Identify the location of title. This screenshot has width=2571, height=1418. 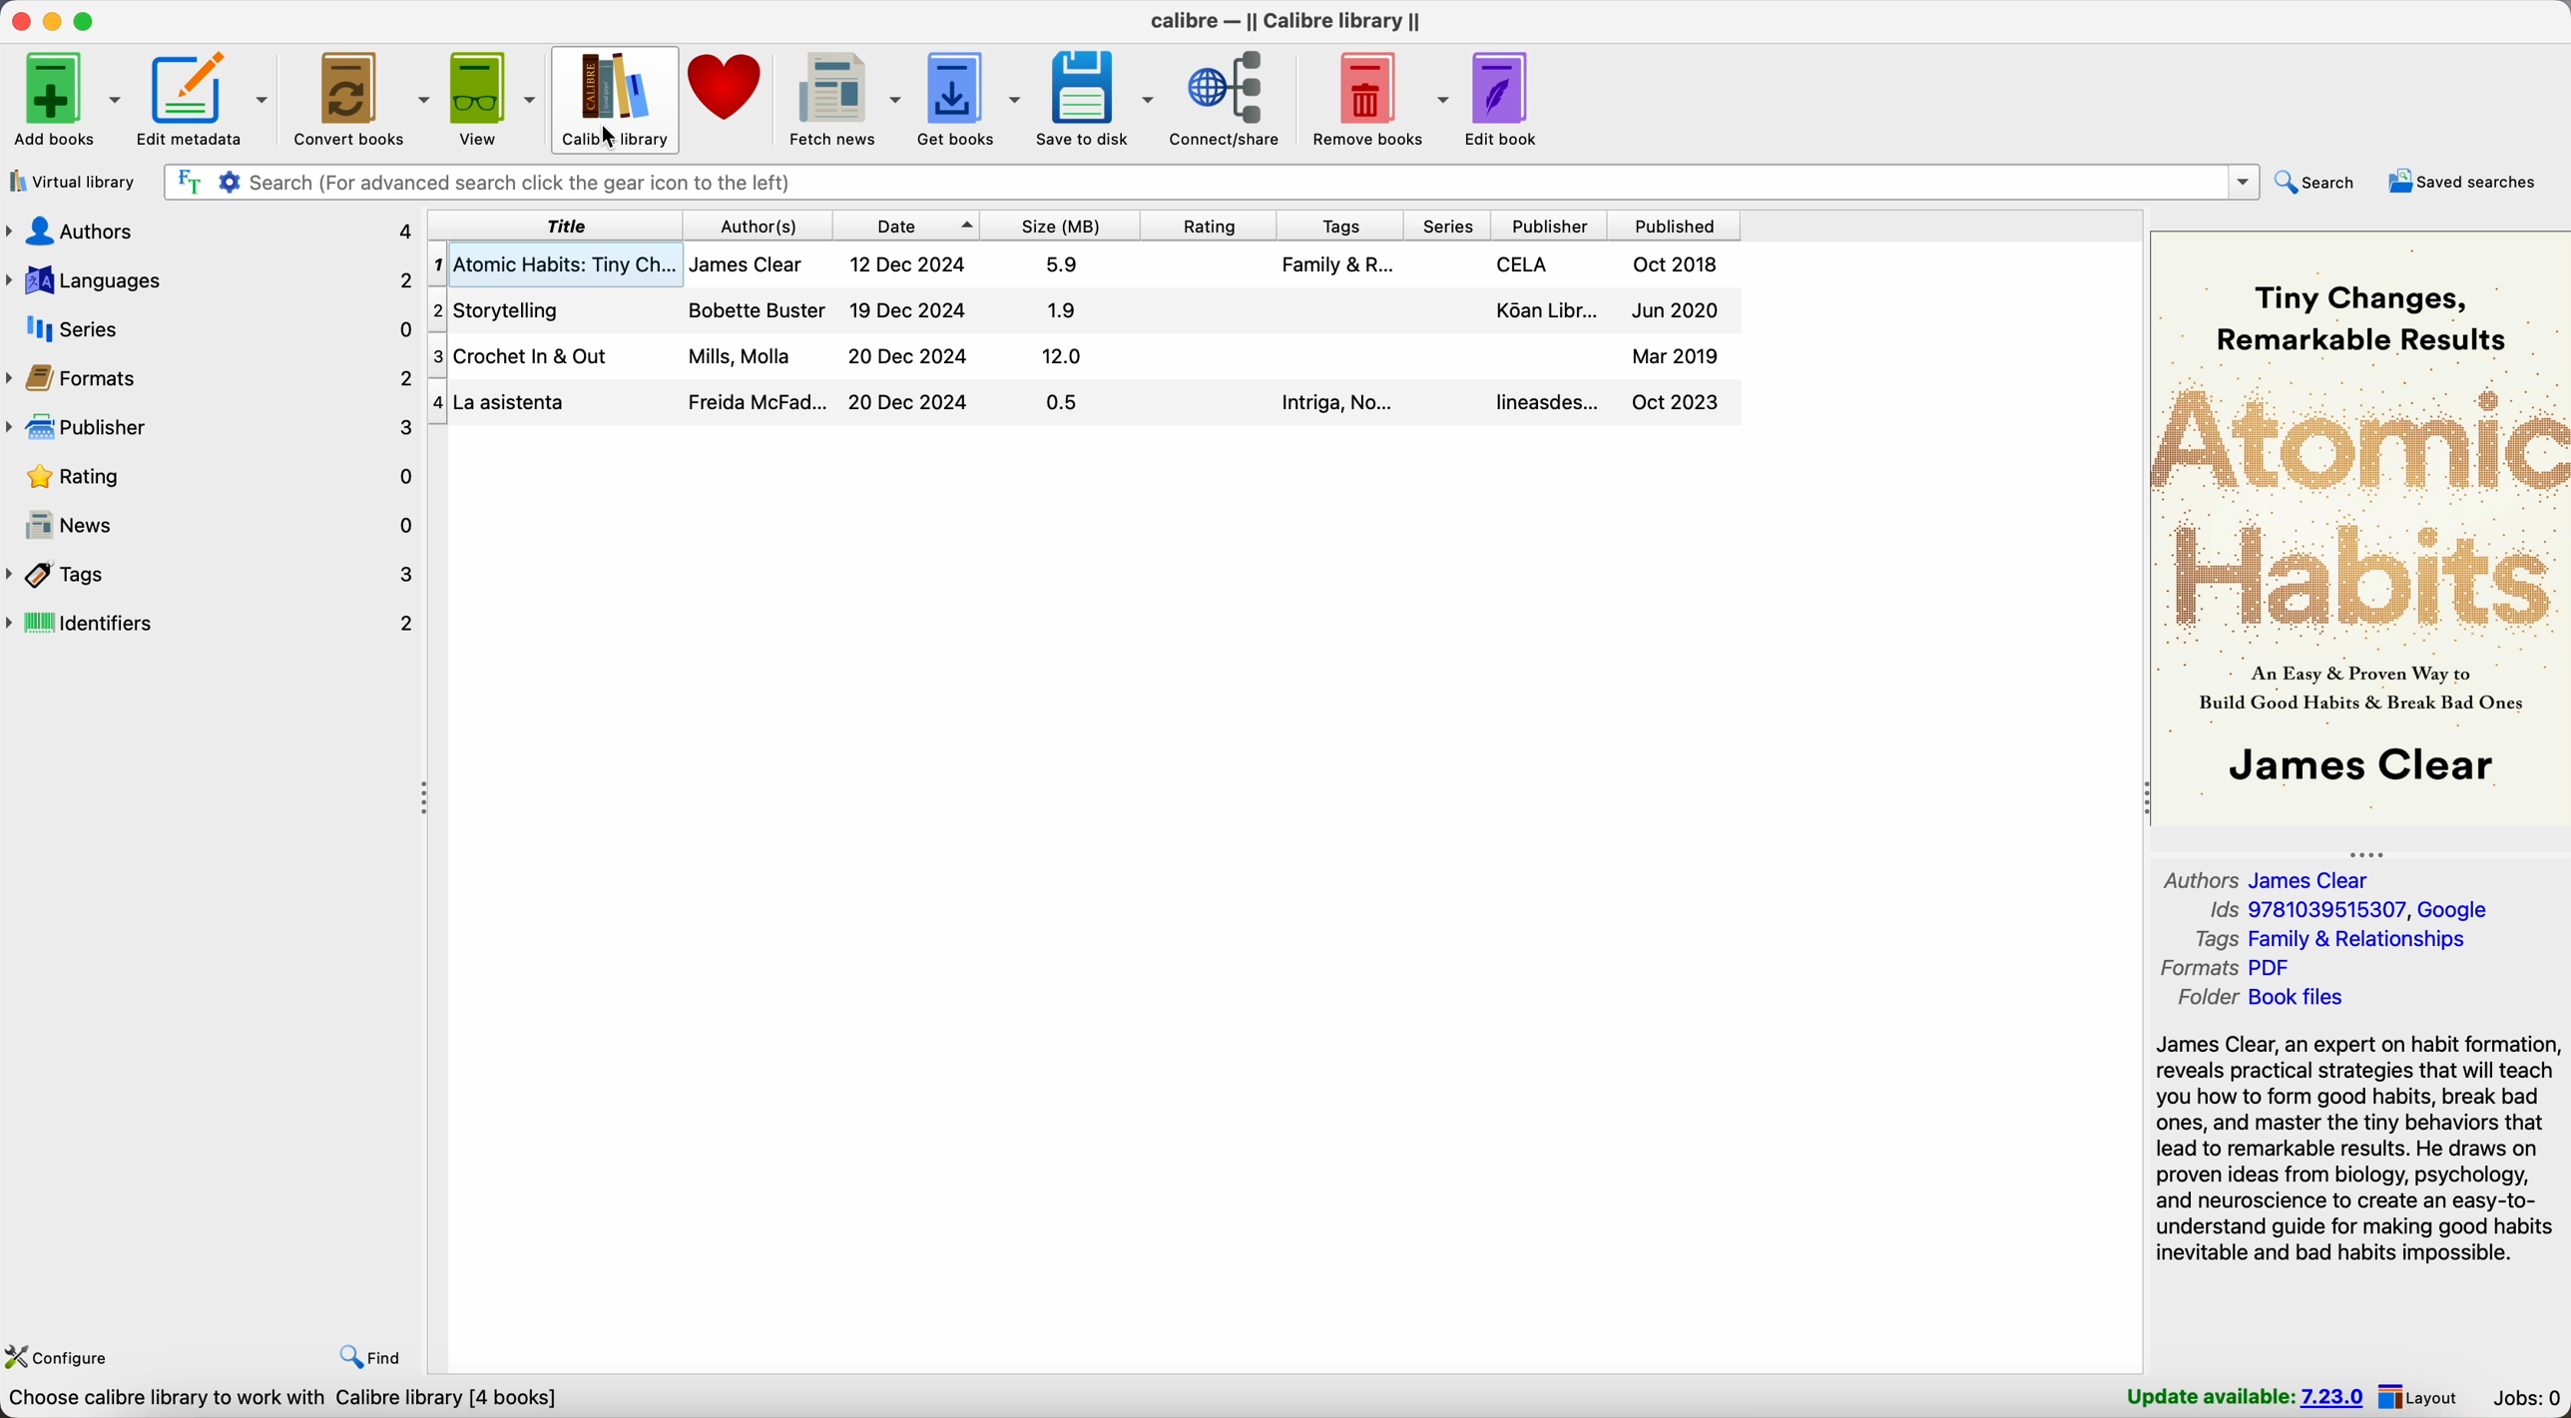
(553, 226).